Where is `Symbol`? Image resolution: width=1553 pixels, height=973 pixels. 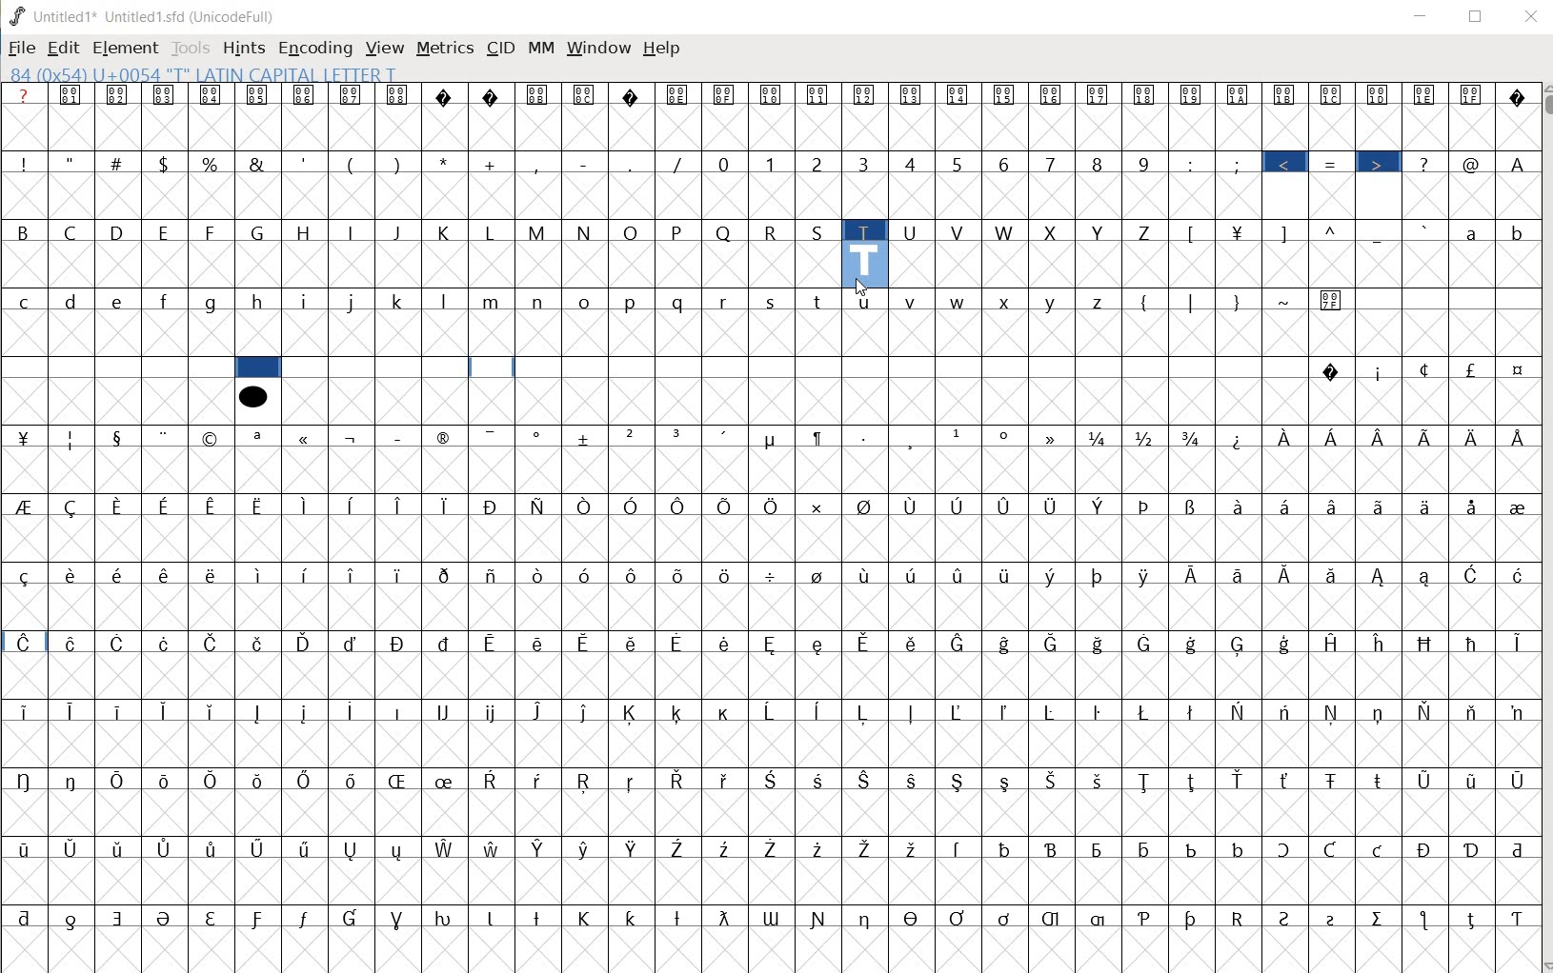 Symbol is located at coordinates (634, 506).